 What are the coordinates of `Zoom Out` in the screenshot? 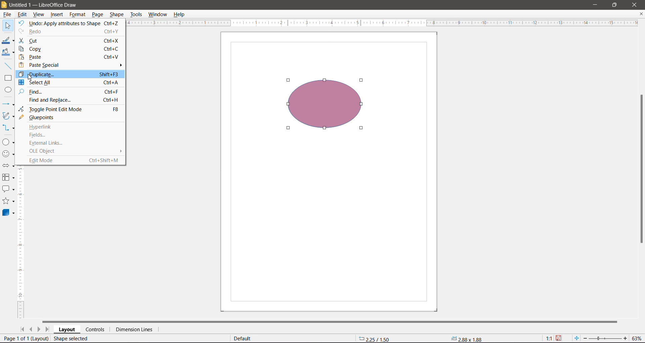 It's located at (585, 339).